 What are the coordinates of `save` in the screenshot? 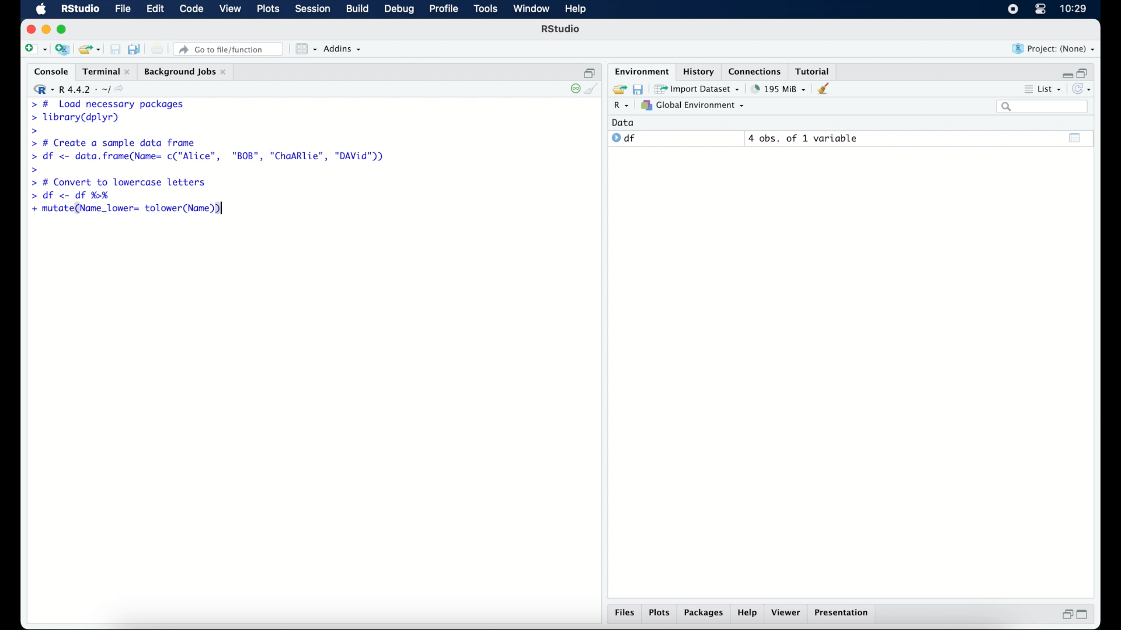 It's located at (115, 49).